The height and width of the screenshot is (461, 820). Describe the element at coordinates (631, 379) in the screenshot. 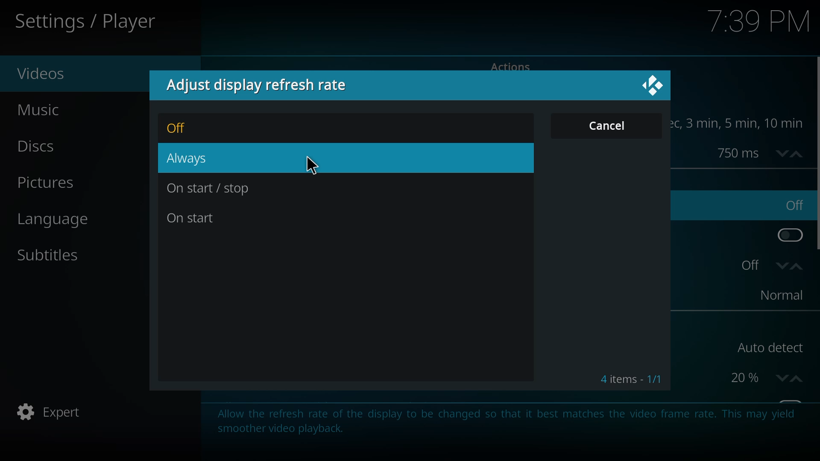

I see `4 items` at that location.